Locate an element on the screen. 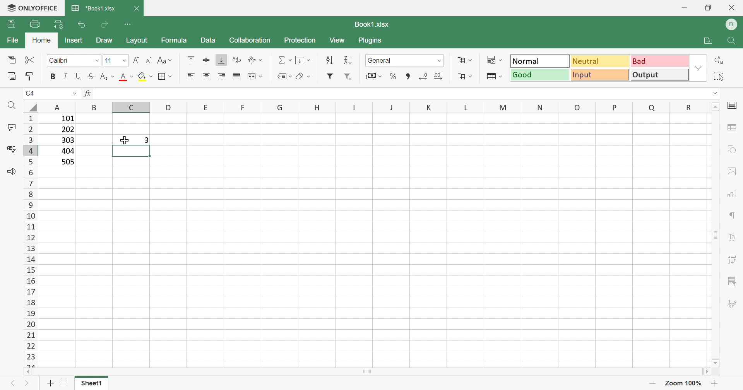 This screenshot has height=390, width=743. Wrap Text is located at coordinates (236, 60).